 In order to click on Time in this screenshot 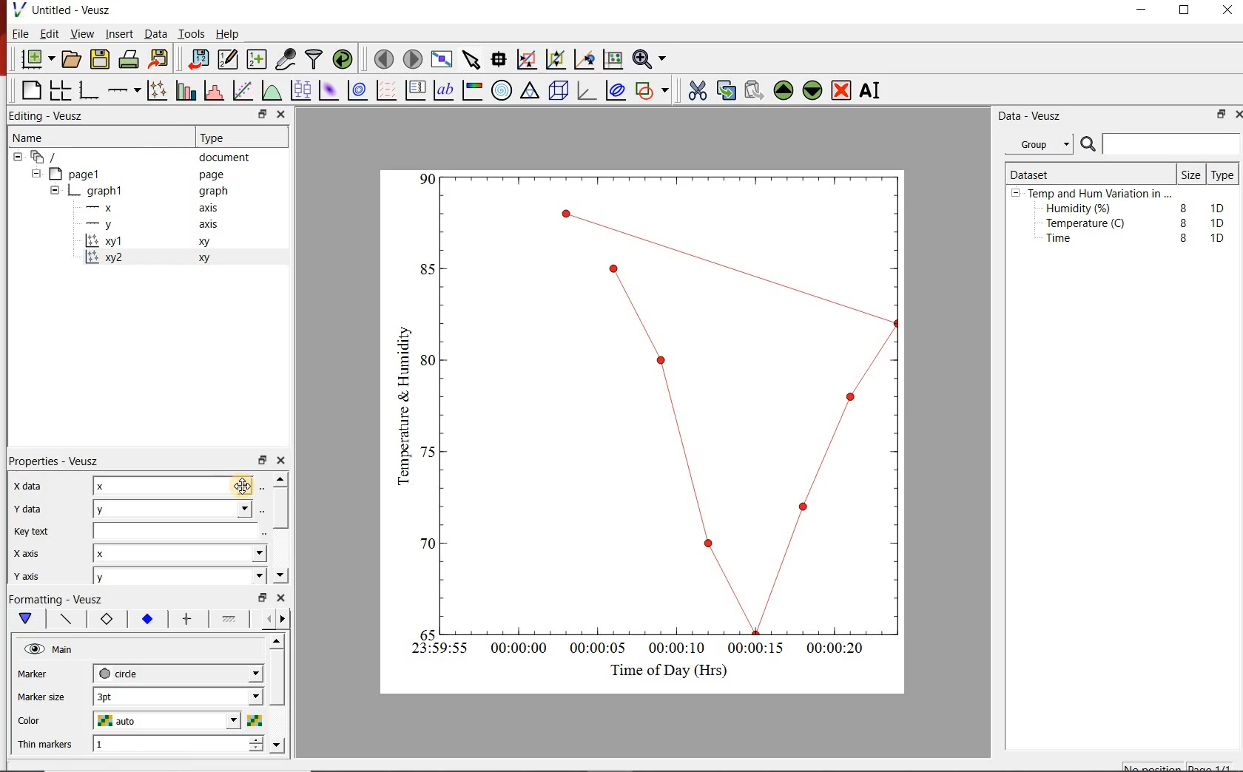, I will do `click(1067, 242)`.